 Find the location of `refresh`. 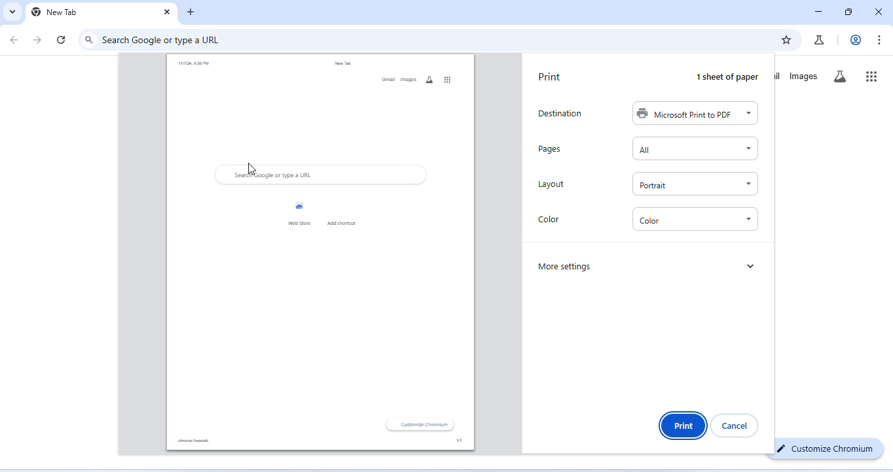

refresh is located at coordinates (62, 39).